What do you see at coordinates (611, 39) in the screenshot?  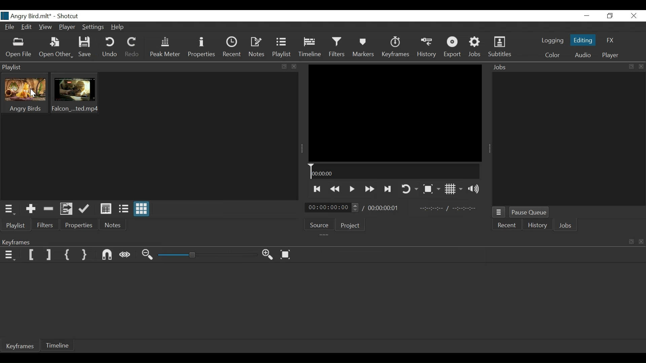 I see `FX` at bounding box center [611, 39].